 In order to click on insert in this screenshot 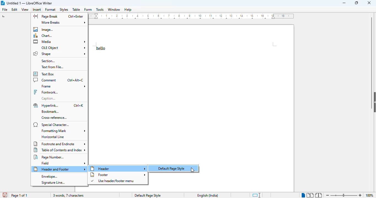, I will do `click(37, 9)`.